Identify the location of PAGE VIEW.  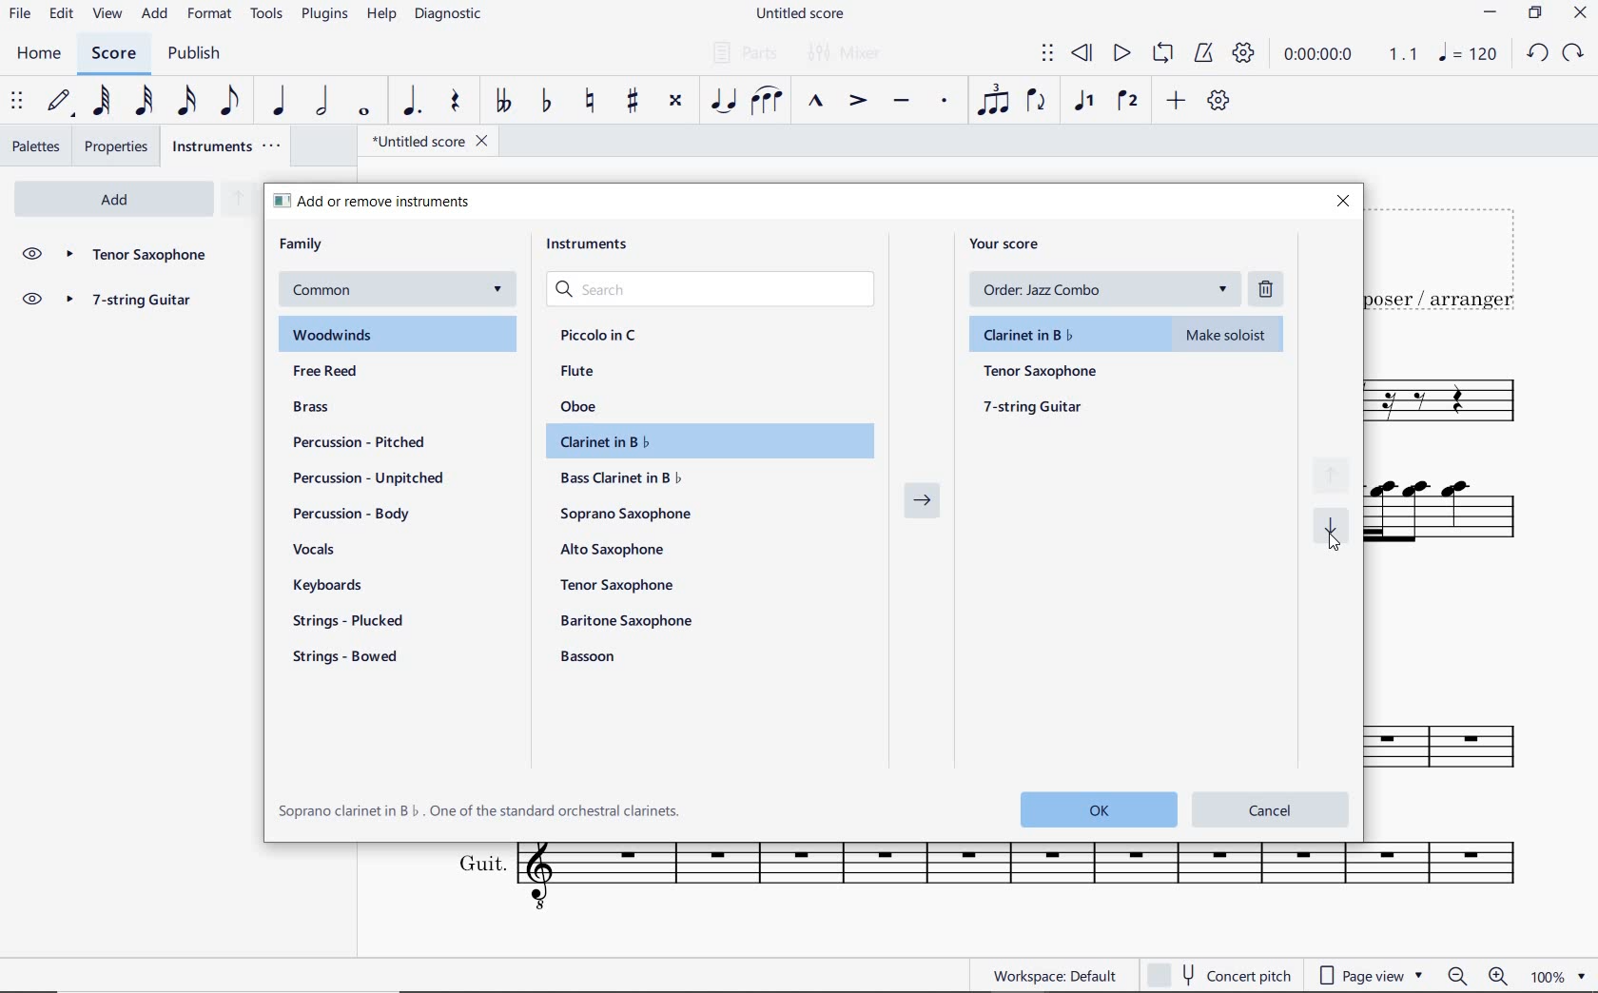
(1372, 973).